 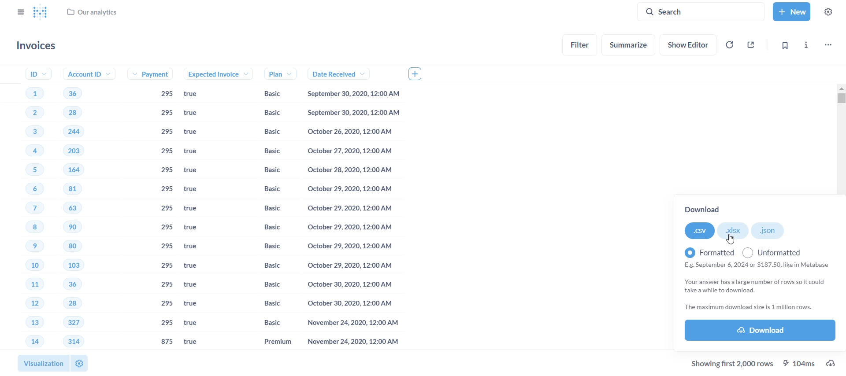 What do you see at coordinates (350, 284) in the screenshot?
I see `October 30,2020, 12:00 AM` at bounding box center [350, 284].